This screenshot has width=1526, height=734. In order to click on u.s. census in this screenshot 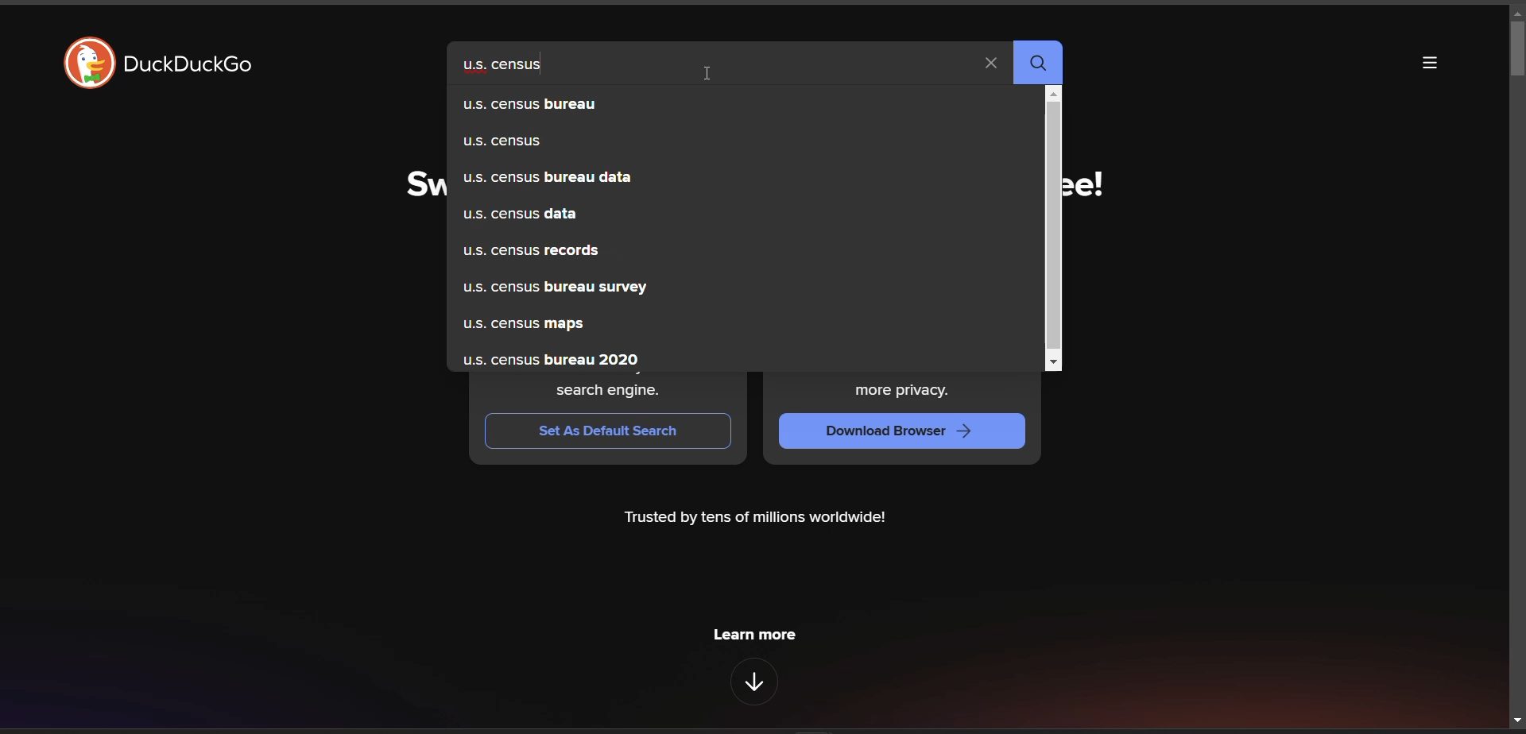, I will do `click(740, 145)`.